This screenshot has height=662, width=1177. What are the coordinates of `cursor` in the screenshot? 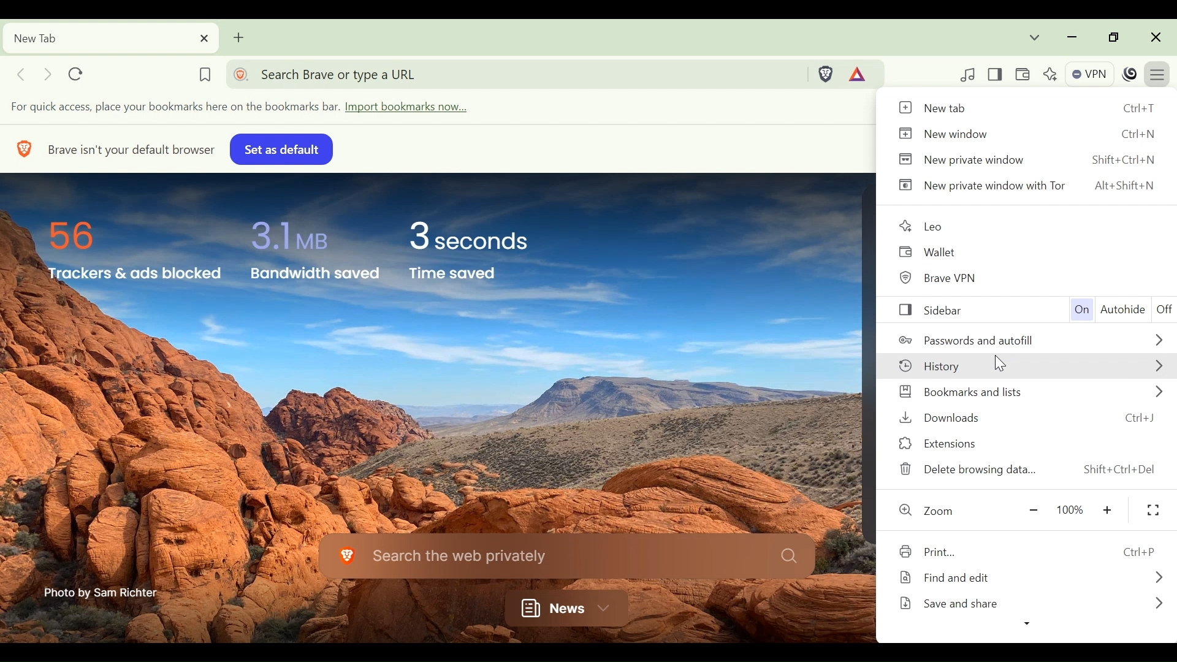 It's located at (1002, 363).